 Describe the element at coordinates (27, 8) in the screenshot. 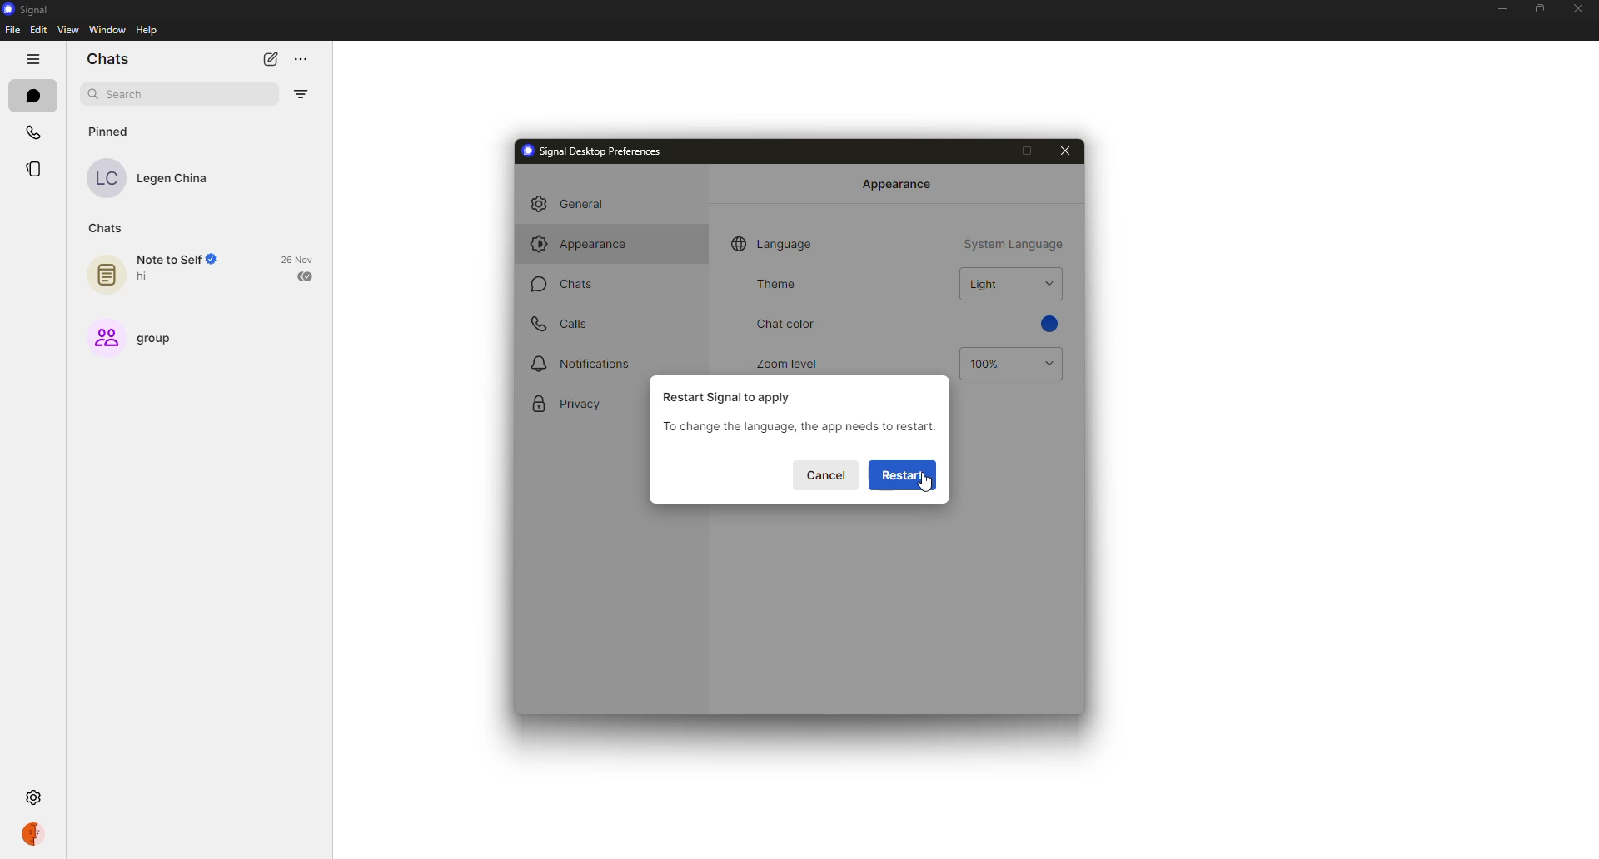

I see `signal` at that location.